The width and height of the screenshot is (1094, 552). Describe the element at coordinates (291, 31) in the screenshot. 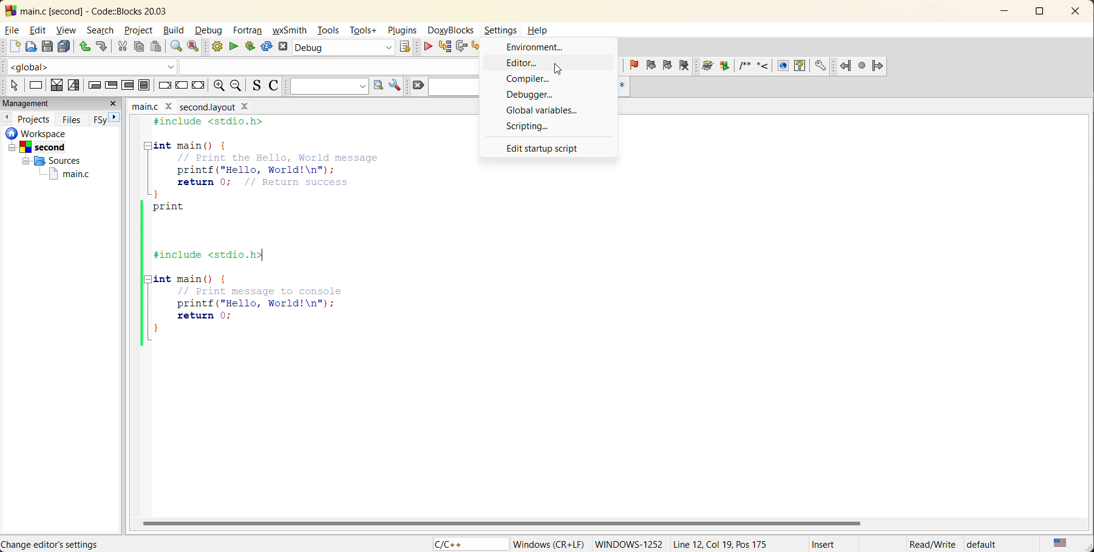

I see `wxsmith` at that location.